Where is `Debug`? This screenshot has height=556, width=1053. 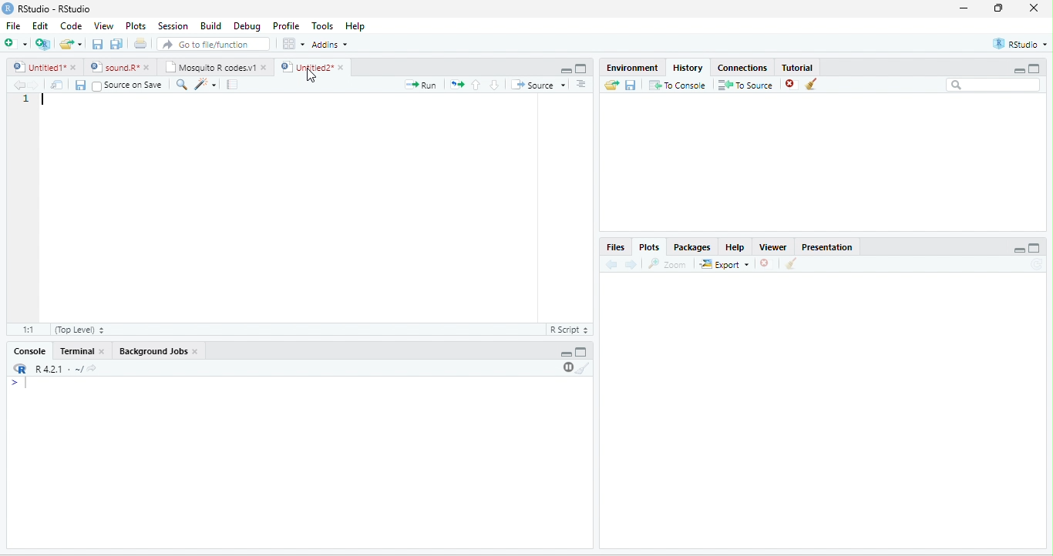
Debug is located at coordinates (250, 27).